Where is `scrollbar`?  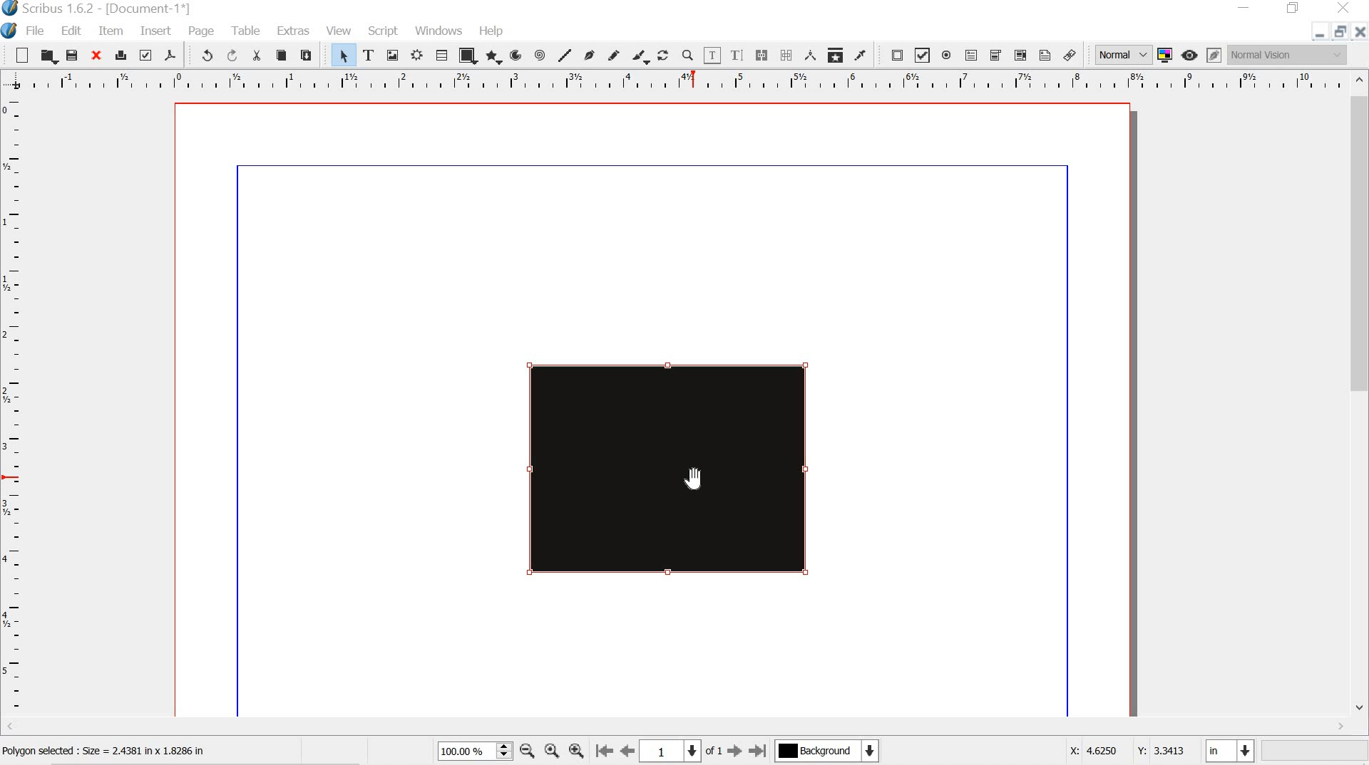 scrollbar is located at coordinates (1360, 402).